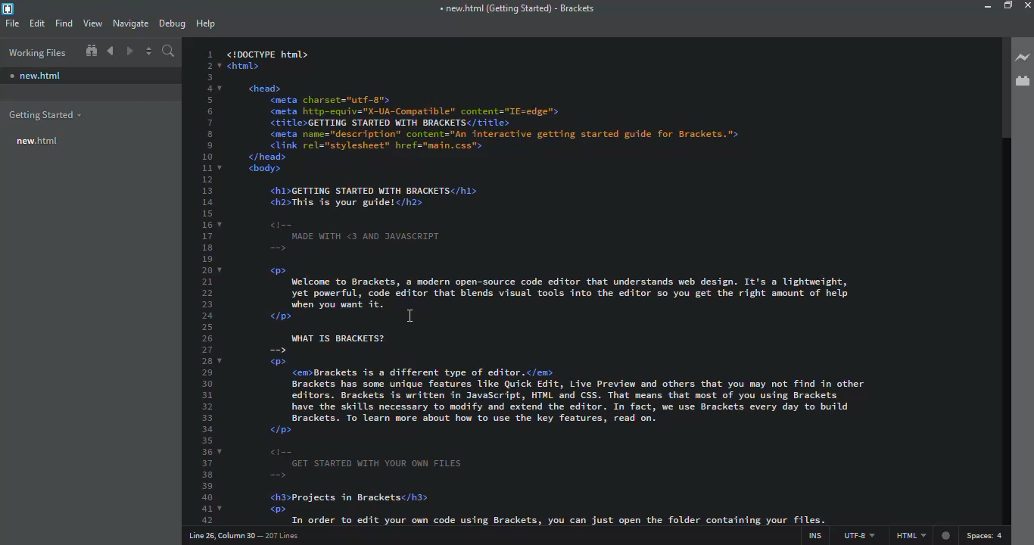 The height and width of the screenshot is (545, 1034). Describe the element at coordinates (999, 86) in the screenshot. I see `scroll bar` at that location.